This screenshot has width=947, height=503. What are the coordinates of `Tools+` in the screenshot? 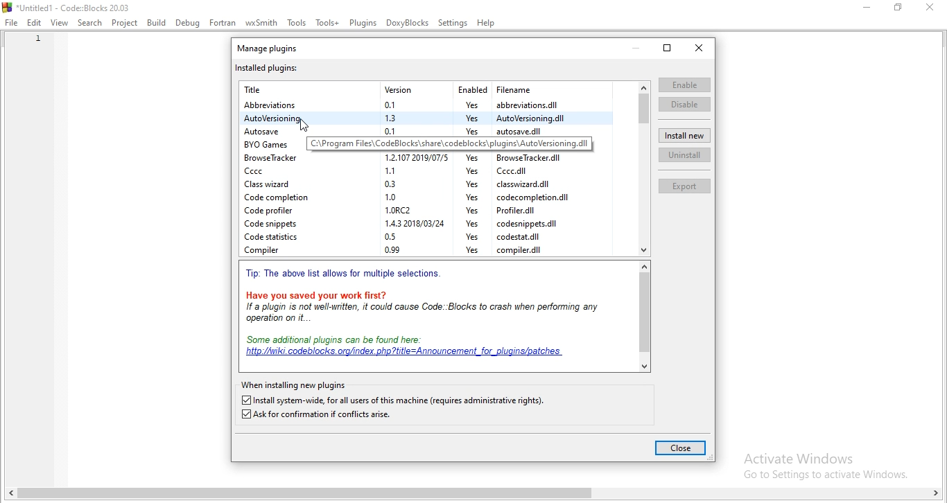 It's located at (327, 21).